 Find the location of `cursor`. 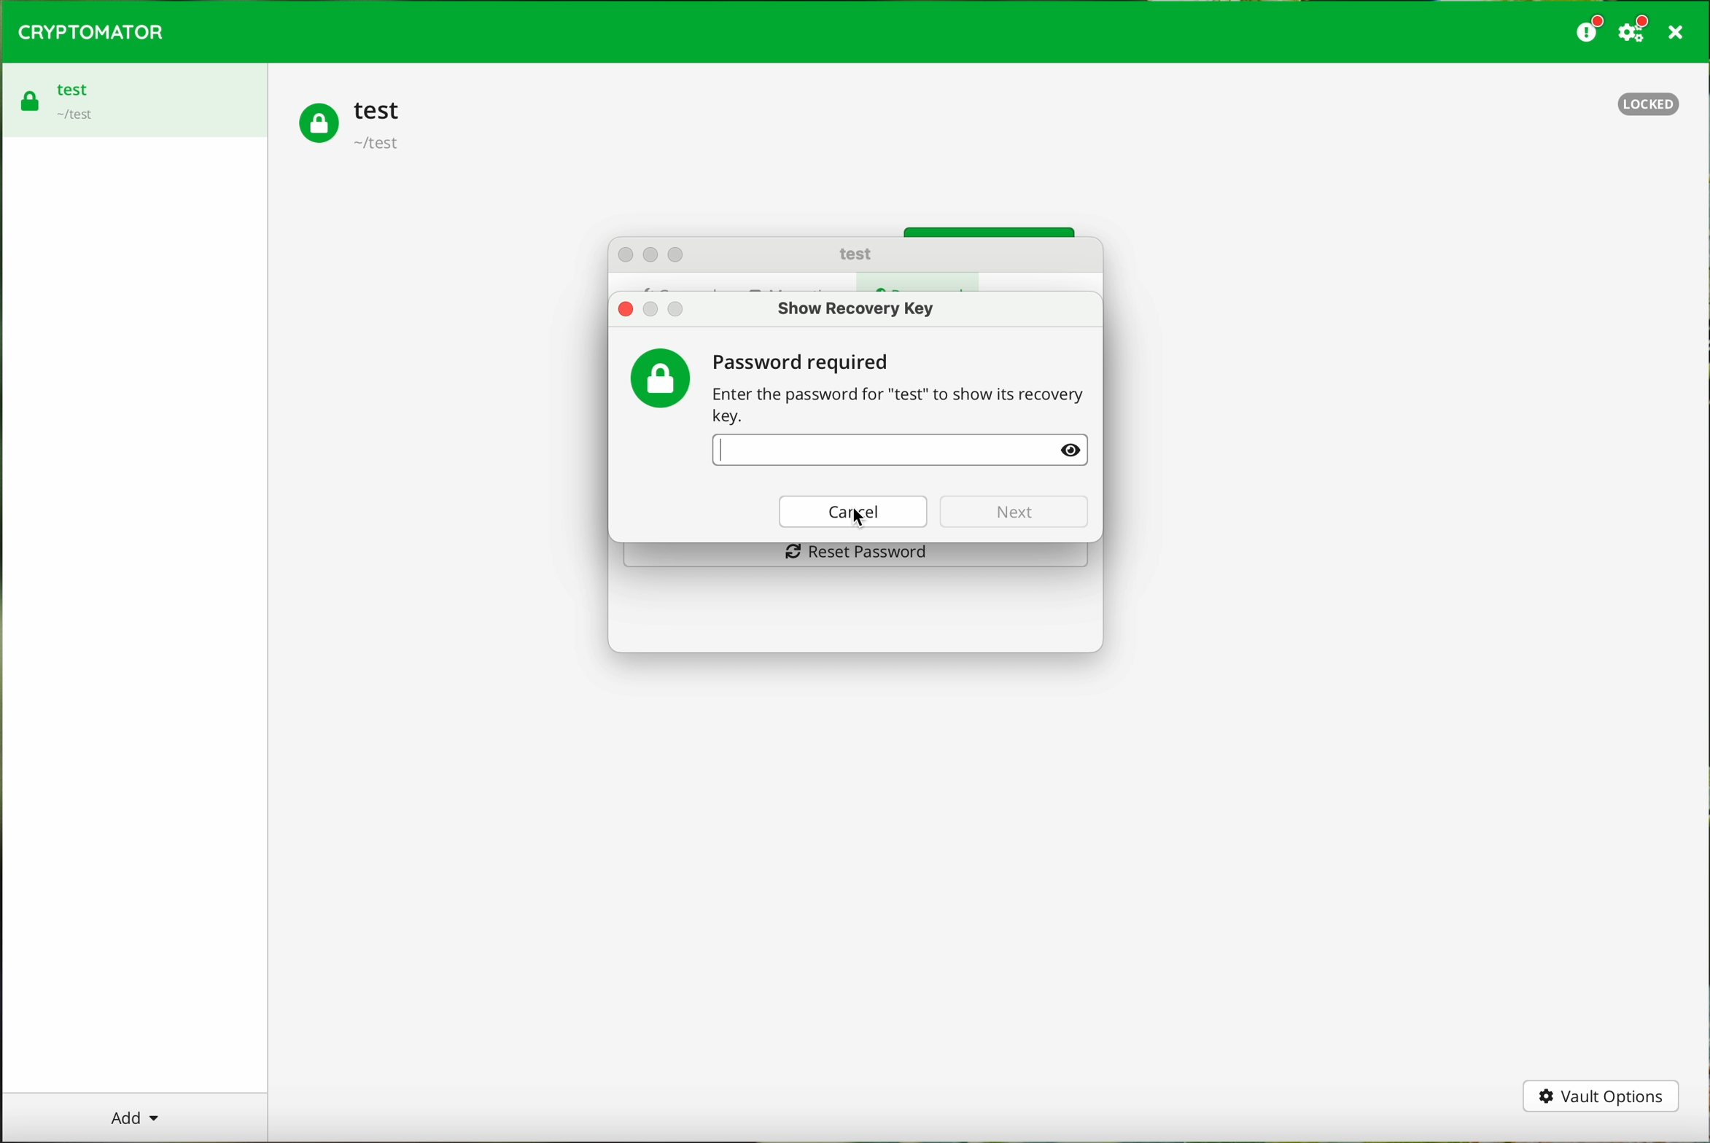

cursor is located at coordinates (863, 518).